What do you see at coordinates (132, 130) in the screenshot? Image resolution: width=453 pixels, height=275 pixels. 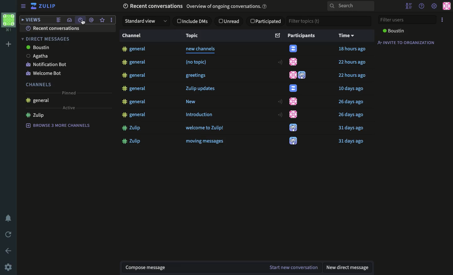 I see `zulip` at bounding box center [132, 130].